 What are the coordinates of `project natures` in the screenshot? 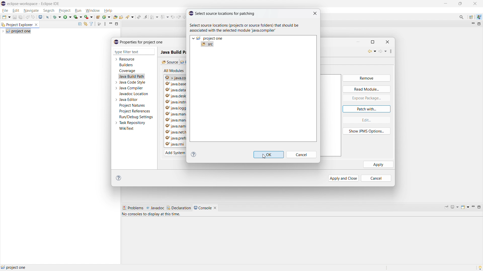 It's located at (132, 105).